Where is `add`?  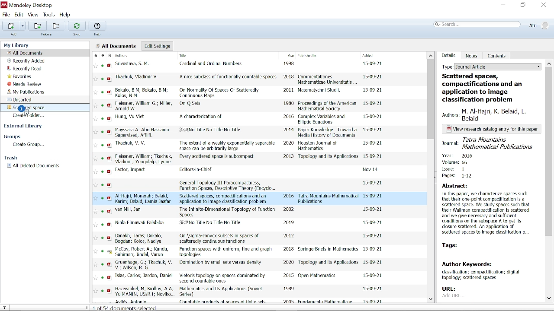 add is located at coordinates (14, 35).